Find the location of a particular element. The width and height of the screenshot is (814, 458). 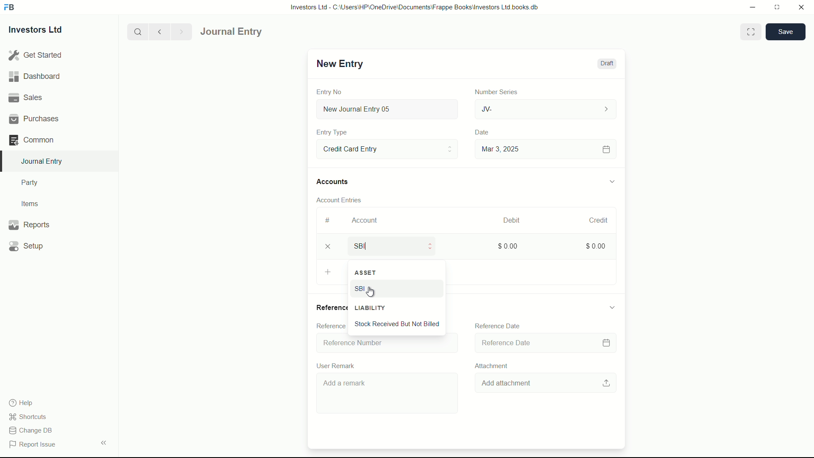

expand/collapse is located at coordinates (103, 442).